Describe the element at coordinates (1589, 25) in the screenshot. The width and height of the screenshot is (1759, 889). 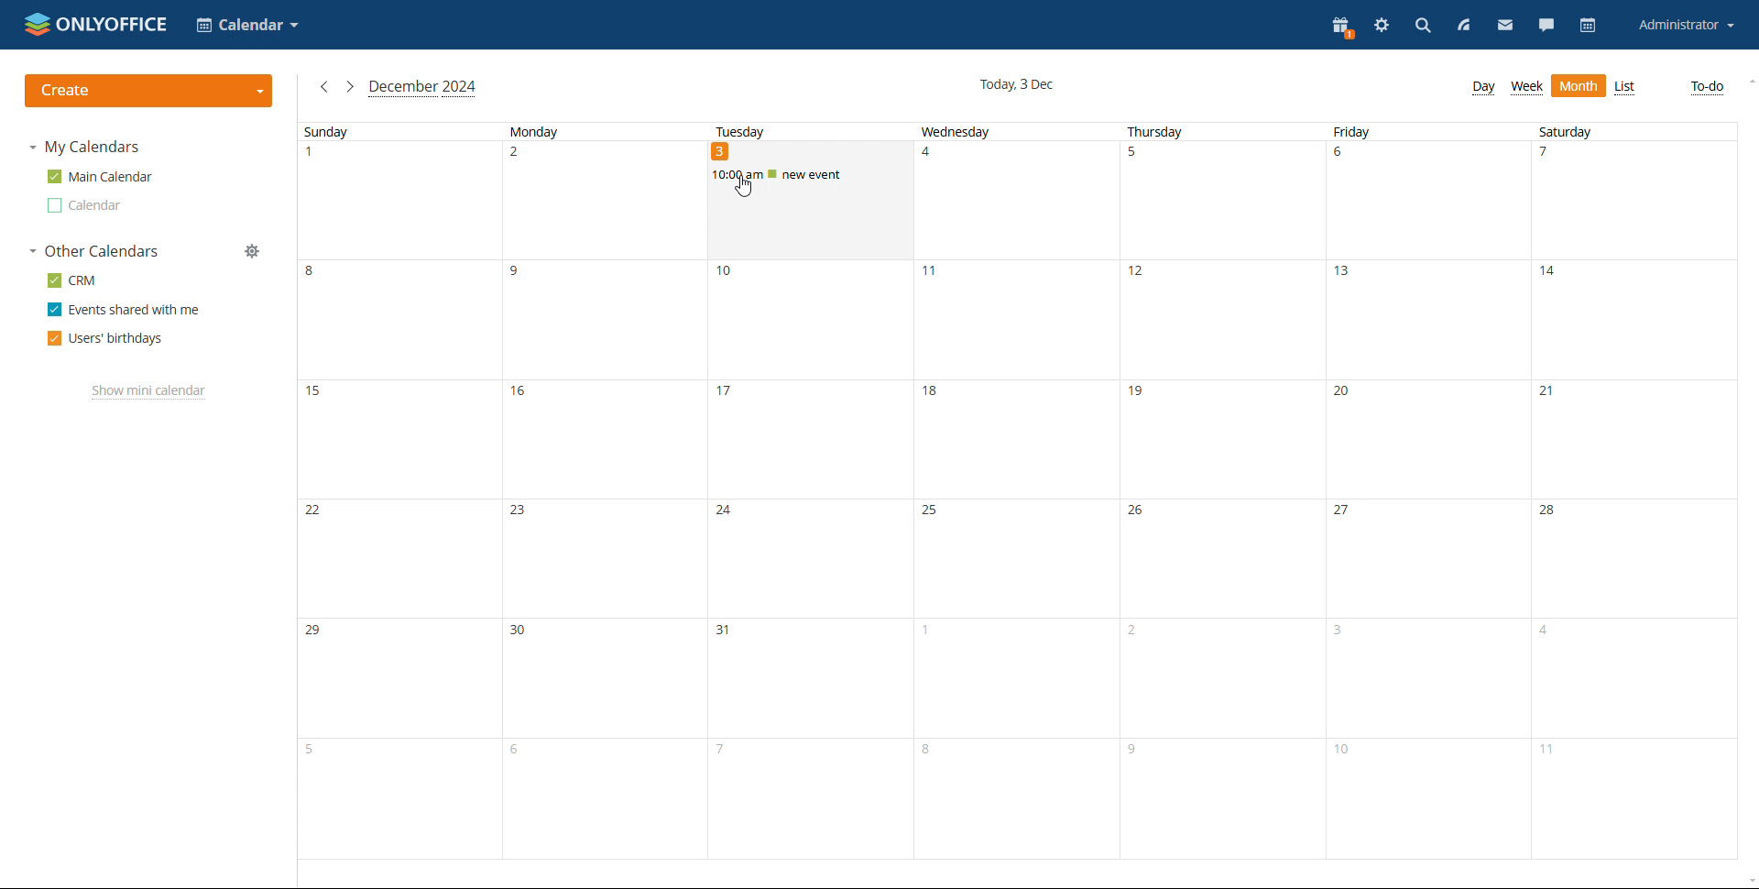
I see `calendar` at that location.